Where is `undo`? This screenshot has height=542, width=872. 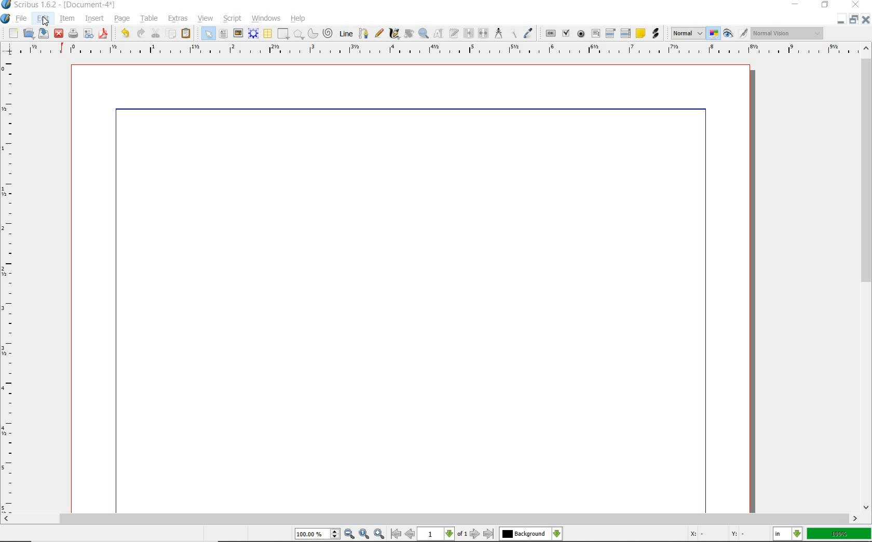
undo is located at coordinates (123, 32).